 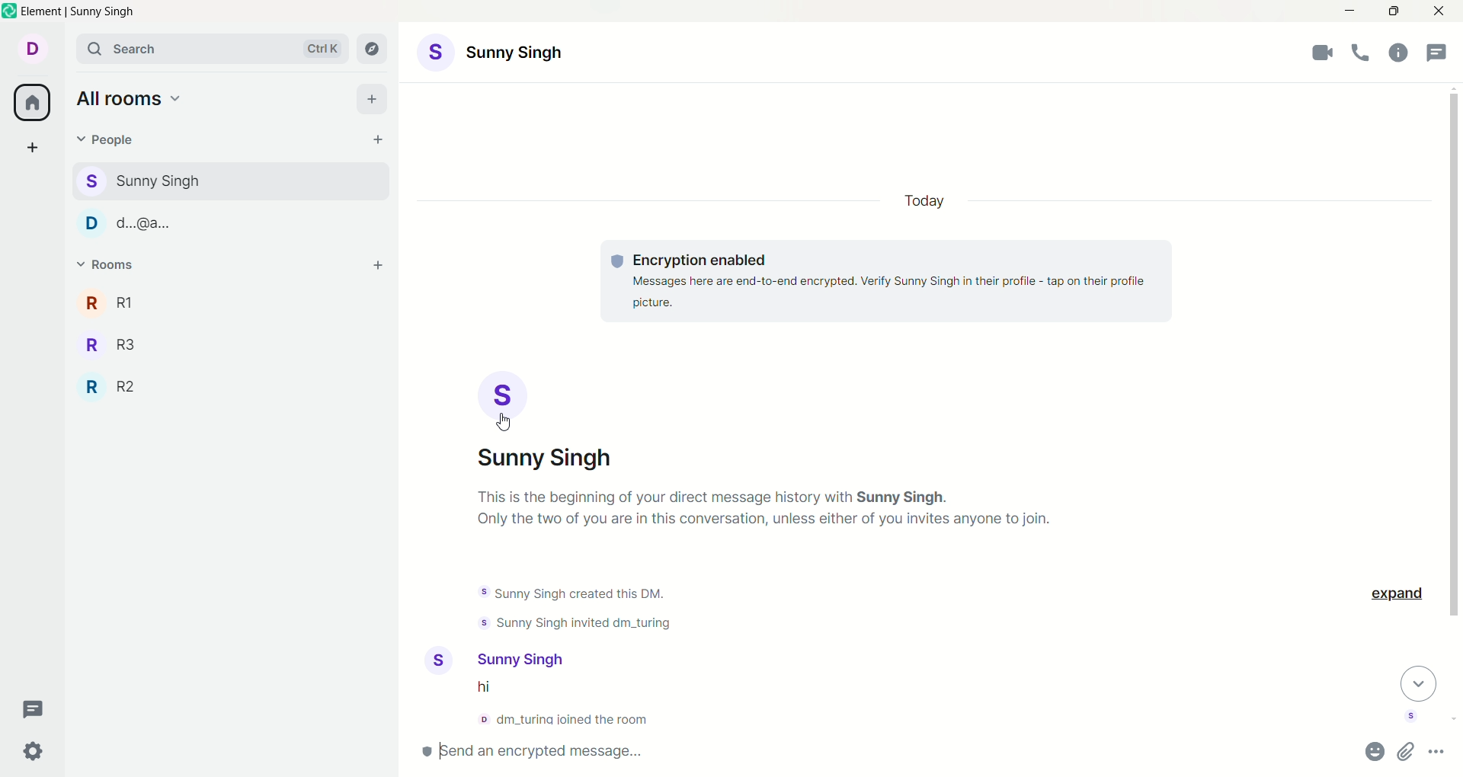 What do you see at coordinates (552, 420) in the screenshot?
I see `account` at bounding box center [552, 420].